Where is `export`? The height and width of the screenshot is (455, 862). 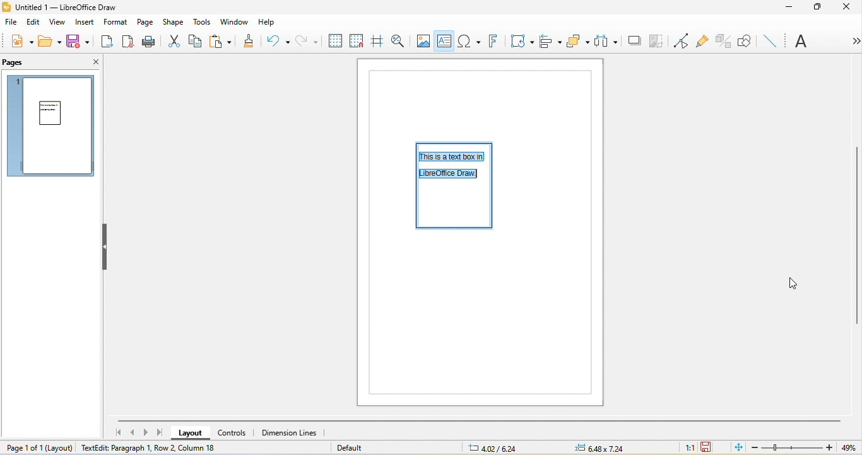
export is located at coordinates (109, 42).